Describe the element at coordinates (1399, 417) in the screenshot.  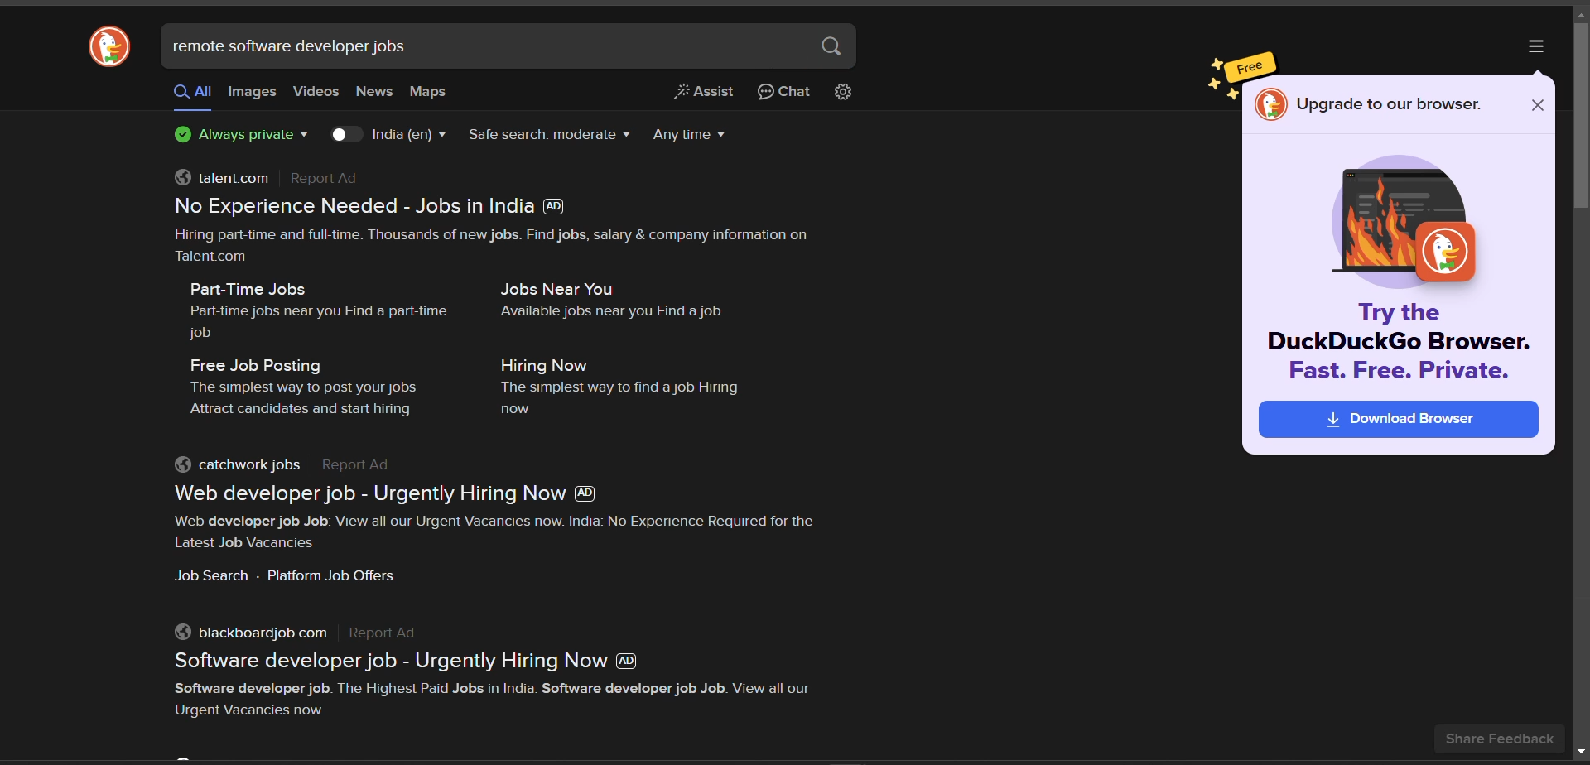
I see `DownlosdBrowser` at that location.